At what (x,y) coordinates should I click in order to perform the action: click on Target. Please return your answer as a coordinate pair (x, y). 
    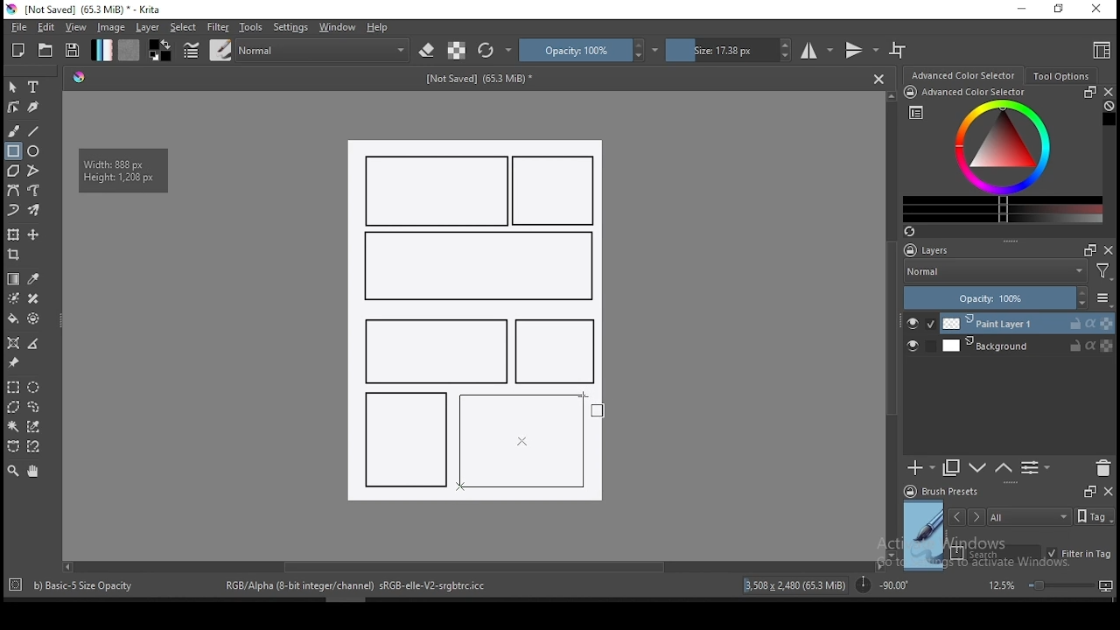
    Looking at the image, I should click on (17, 585).